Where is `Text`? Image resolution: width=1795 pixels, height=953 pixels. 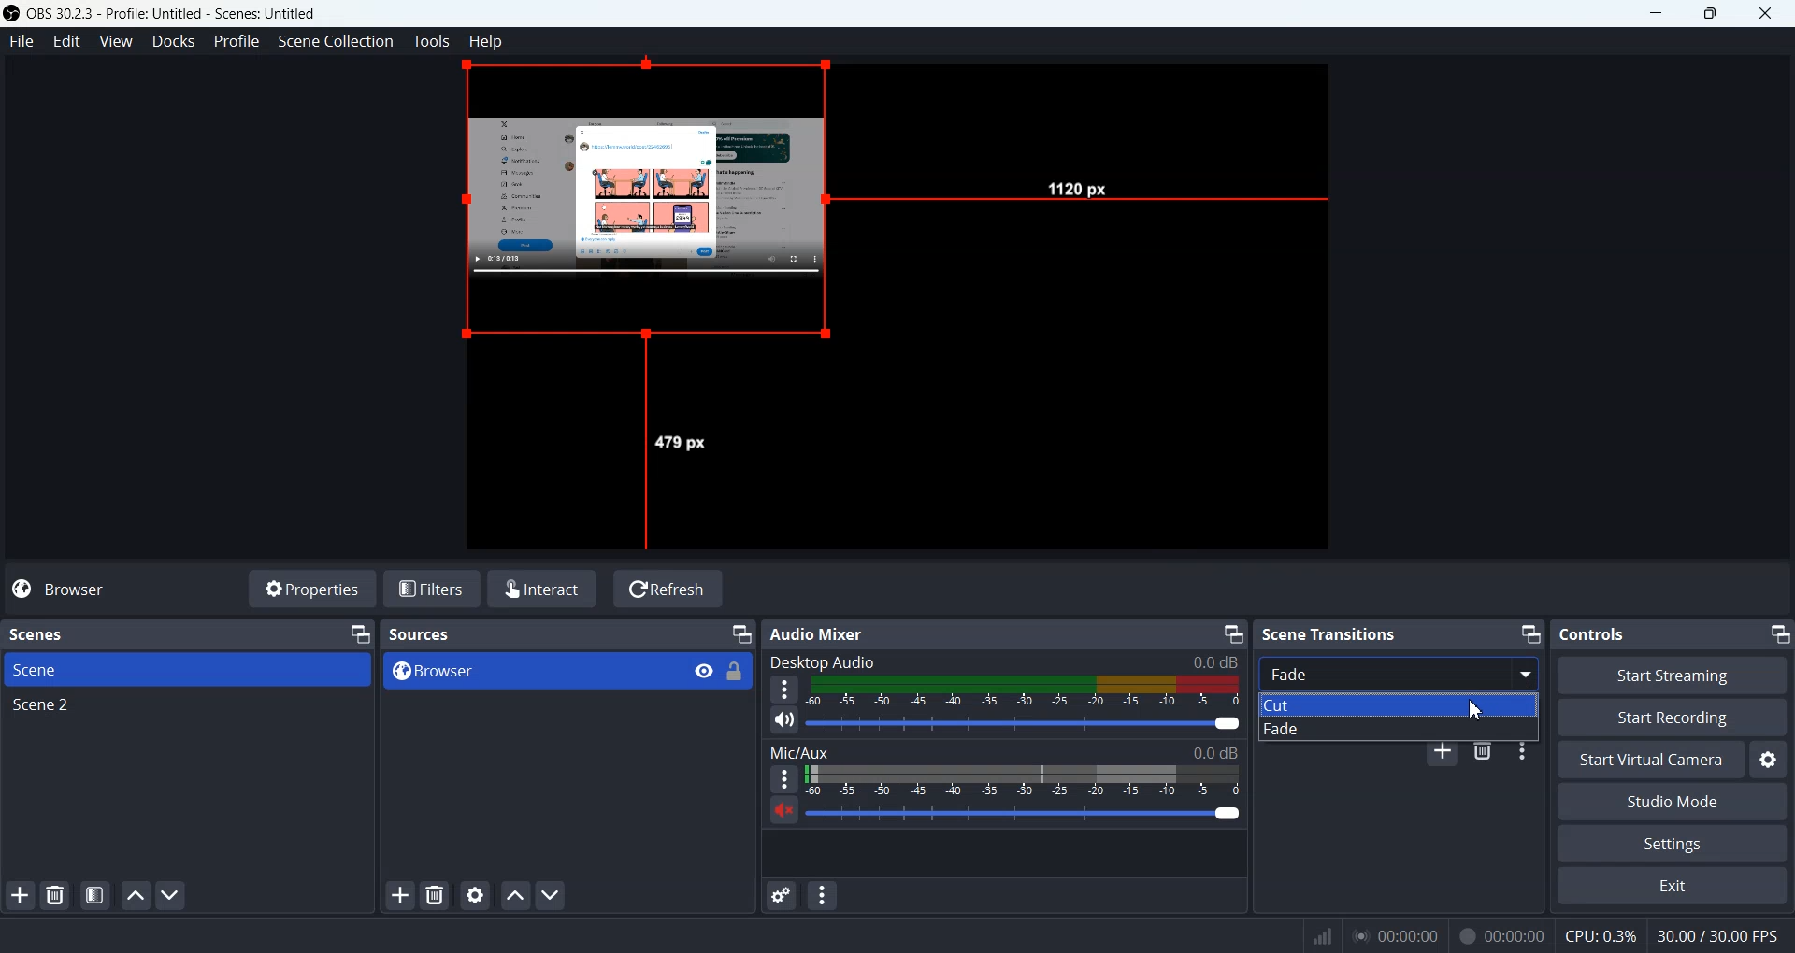
Text is located at coordinates (1003, 661).